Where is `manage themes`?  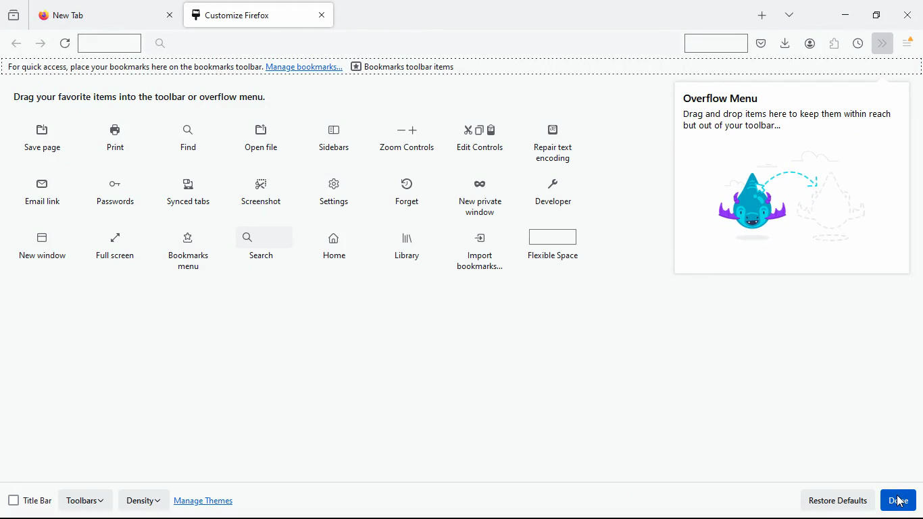
manage themes is located at coordinates (209, 501).